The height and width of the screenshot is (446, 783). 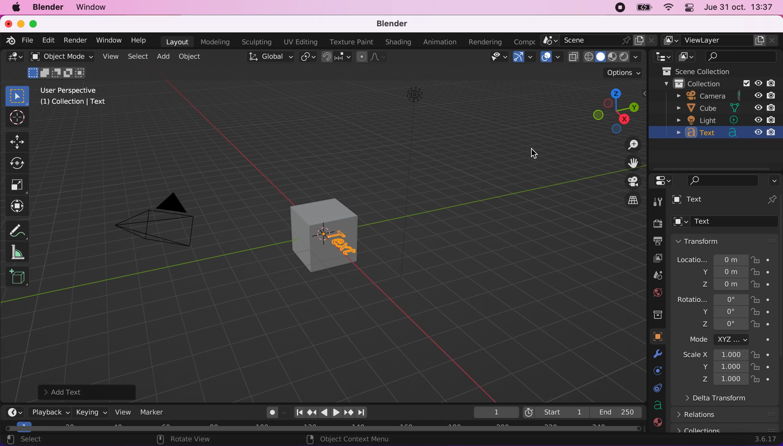 What do you see at coordinates (721, 380) in the screenshot?
I see `Z 1.000` at bounding box center [721, 380].